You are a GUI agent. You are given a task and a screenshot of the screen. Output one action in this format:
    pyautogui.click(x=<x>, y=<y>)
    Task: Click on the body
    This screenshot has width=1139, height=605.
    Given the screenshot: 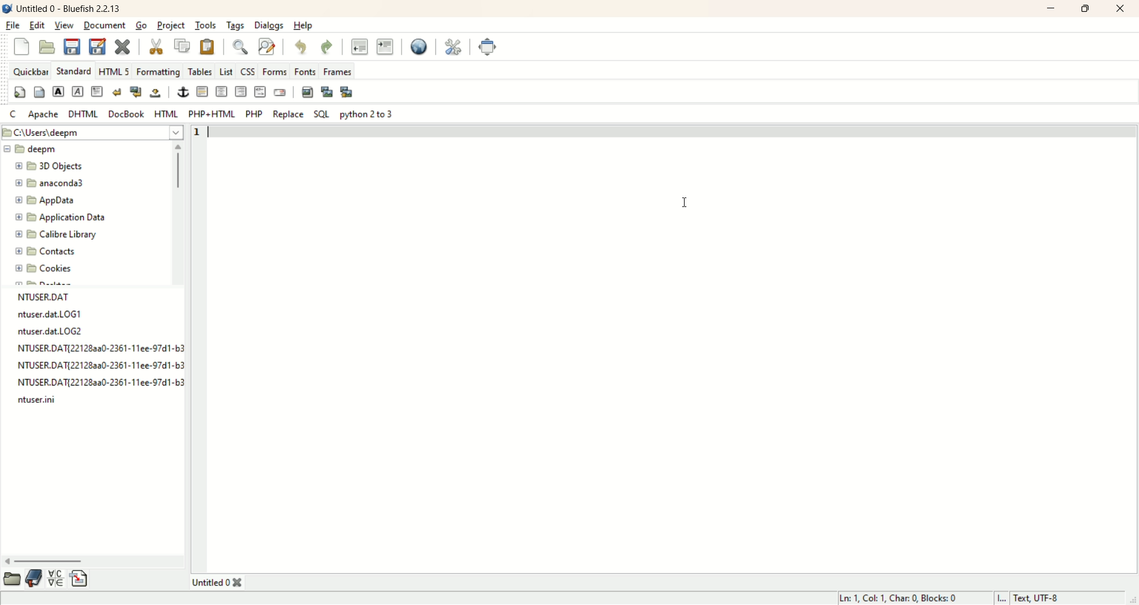 What is the action you would take?
    pyautogui.click(x=39, y=95)
    